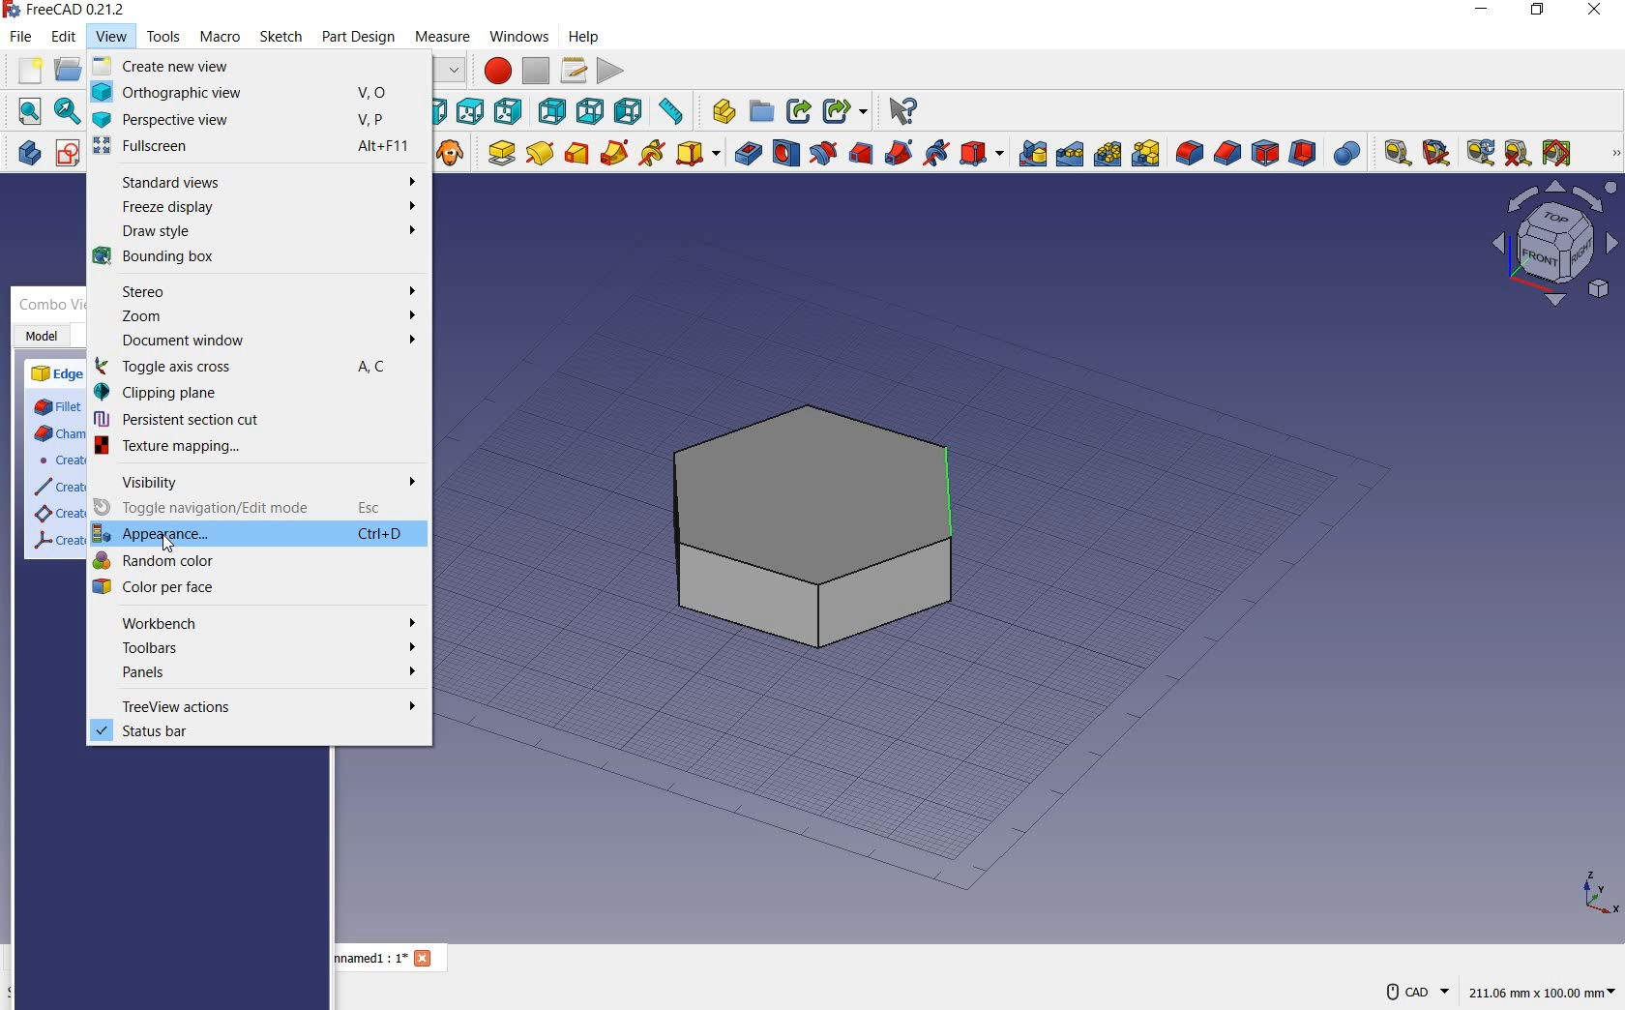 The image size is (1625, 1010). What do you see at coordinates (261, 368) in the screenshot?
I see `toggle axis cross A,C` at bounding box center [261, 368].